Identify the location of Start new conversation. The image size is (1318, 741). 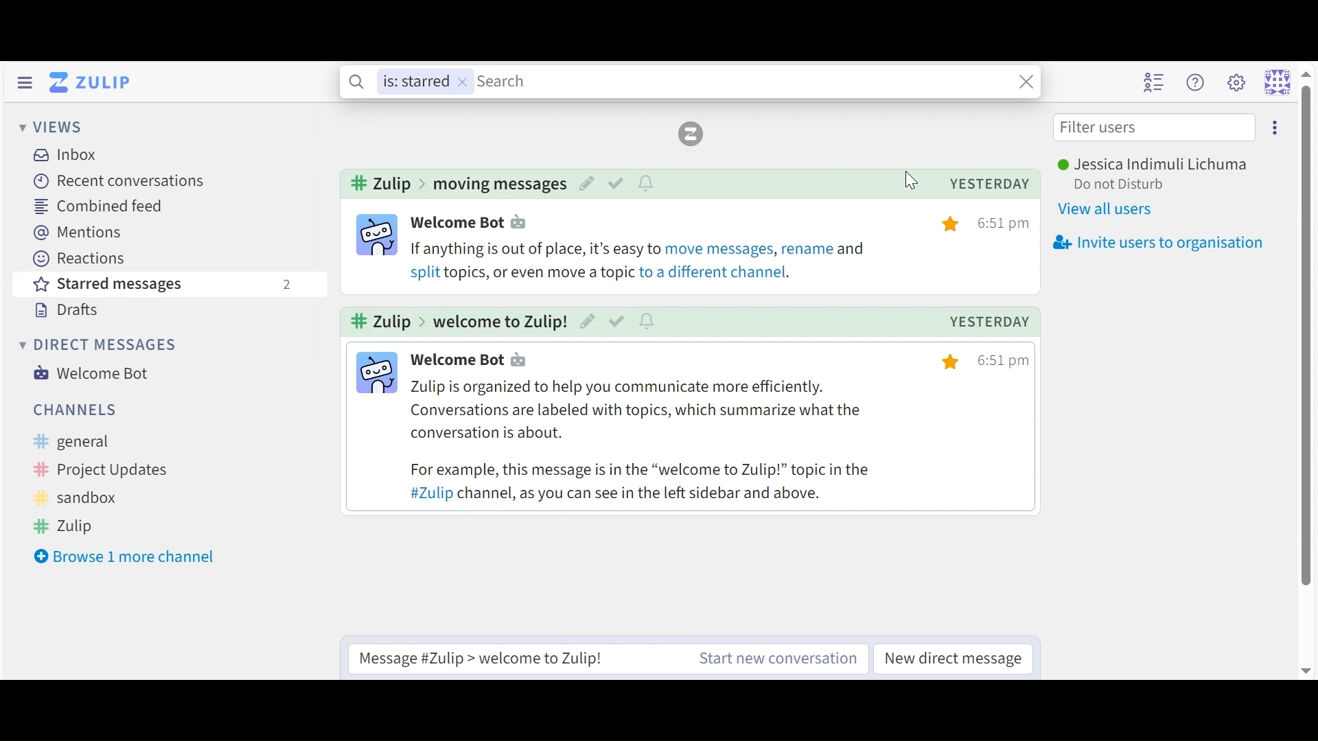
(780, 657).